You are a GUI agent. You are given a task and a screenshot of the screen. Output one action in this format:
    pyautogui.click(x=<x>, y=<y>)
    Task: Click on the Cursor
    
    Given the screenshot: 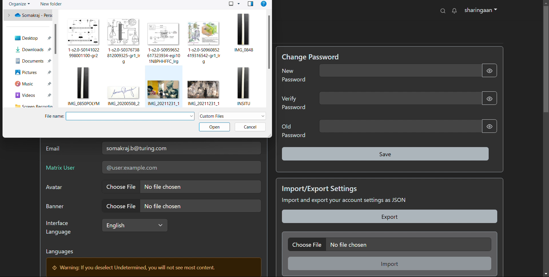 What is the action you would take?
    pyautogui.click(x=120, y=188)
    